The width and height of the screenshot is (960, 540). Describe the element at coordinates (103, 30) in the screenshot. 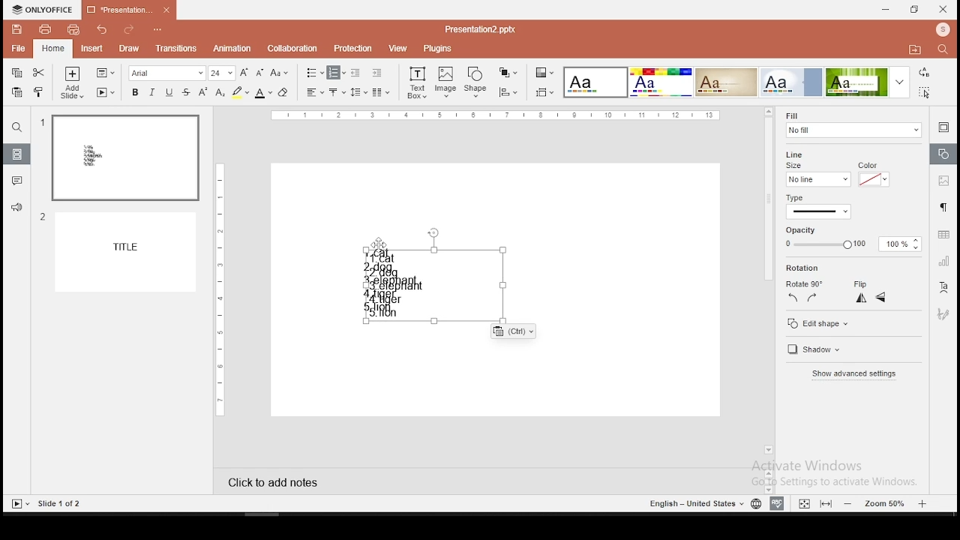

I see `undo` at that location.